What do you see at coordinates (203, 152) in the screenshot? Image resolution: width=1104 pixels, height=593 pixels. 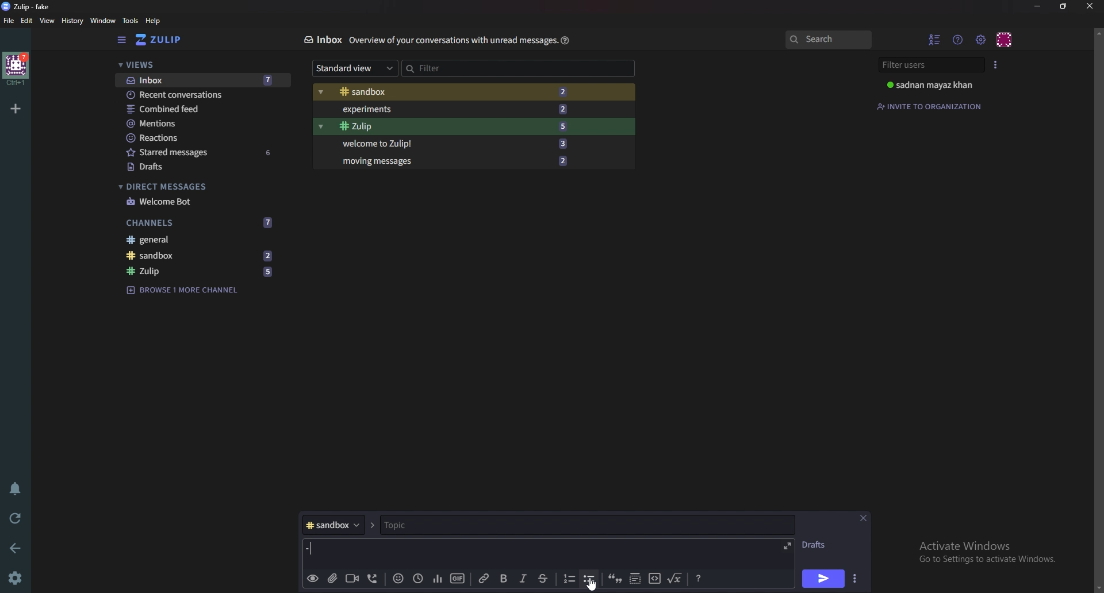 I see `Starred messages` at bounding box center [203, 152].